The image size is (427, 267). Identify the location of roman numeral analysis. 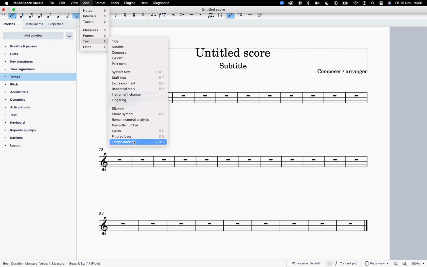
(140, 120).